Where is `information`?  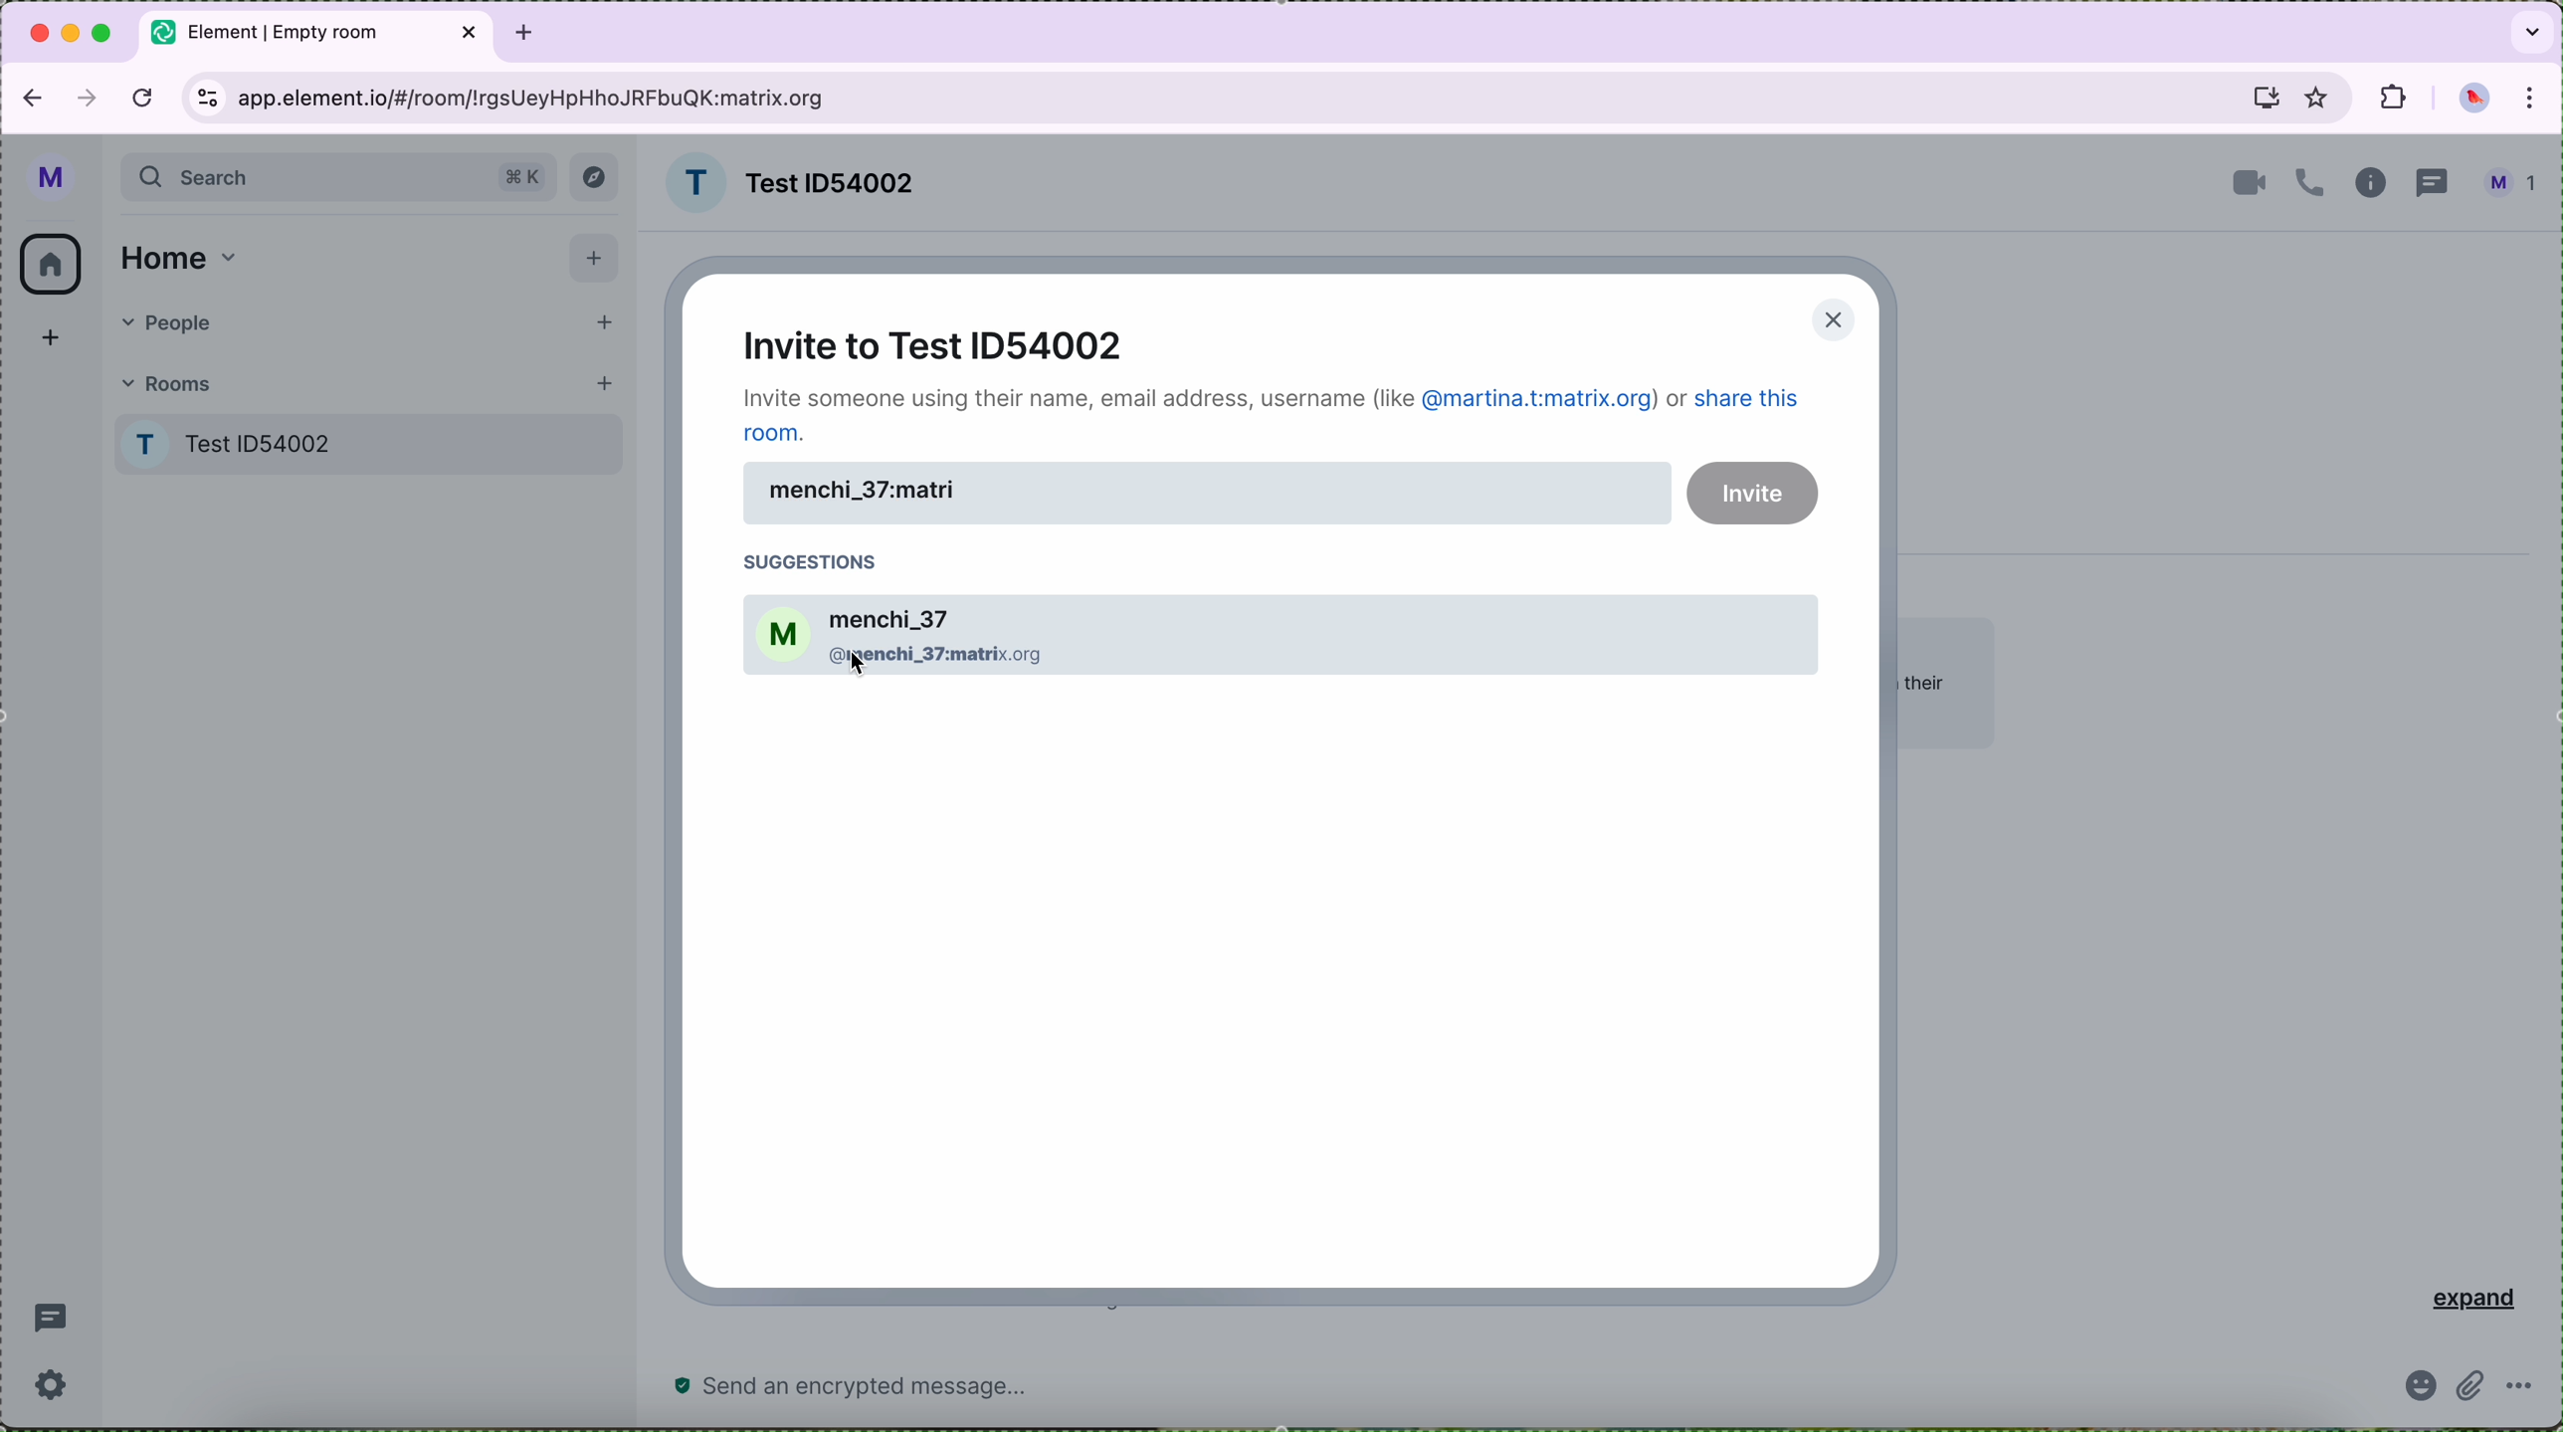
information is located at coordinates (2370, 184).